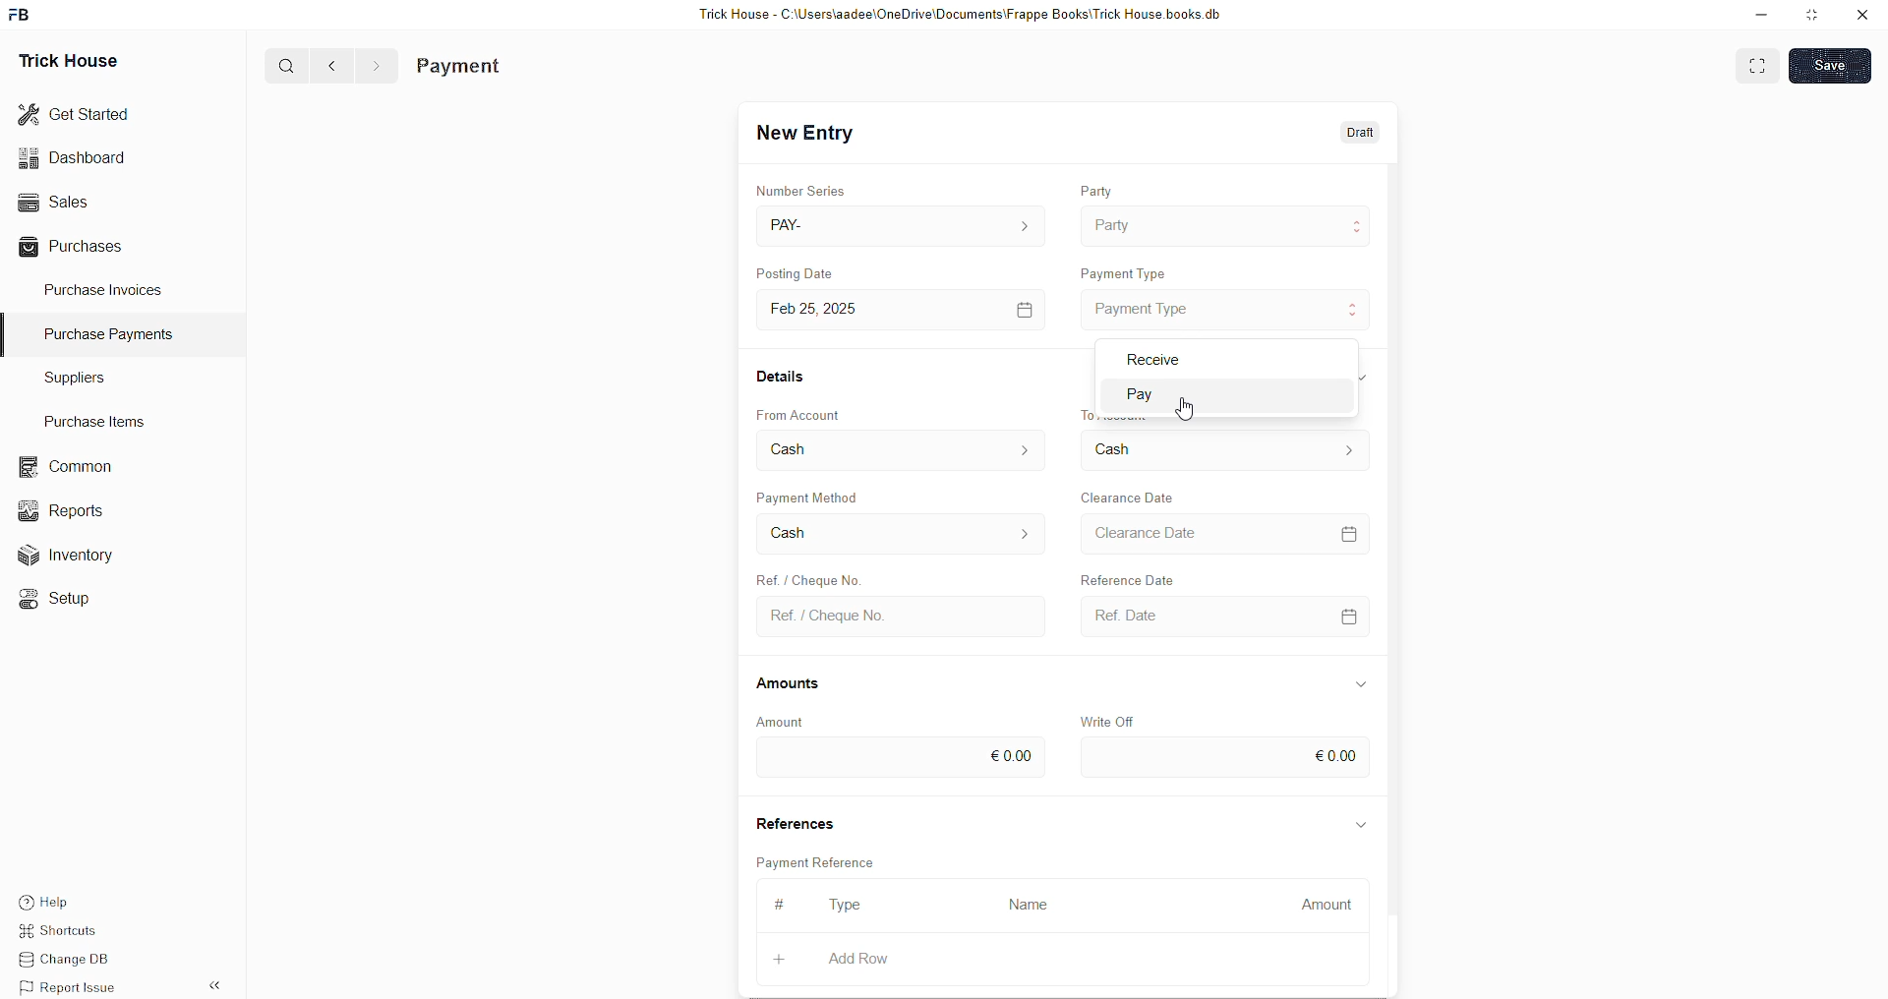  I want to click on Clearance Date, so click(1132, 496).